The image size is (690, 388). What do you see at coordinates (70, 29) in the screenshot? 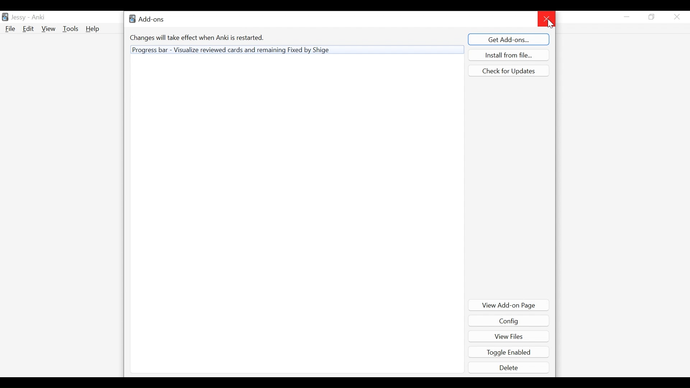
I see `Tools` at bounding box center [70, 29].